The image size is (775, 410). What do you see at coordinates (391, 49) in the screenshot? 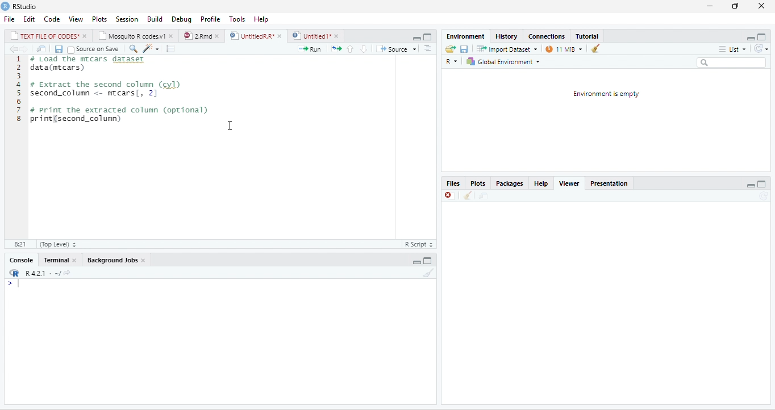
I see `source` at bounding box center [391, 49].